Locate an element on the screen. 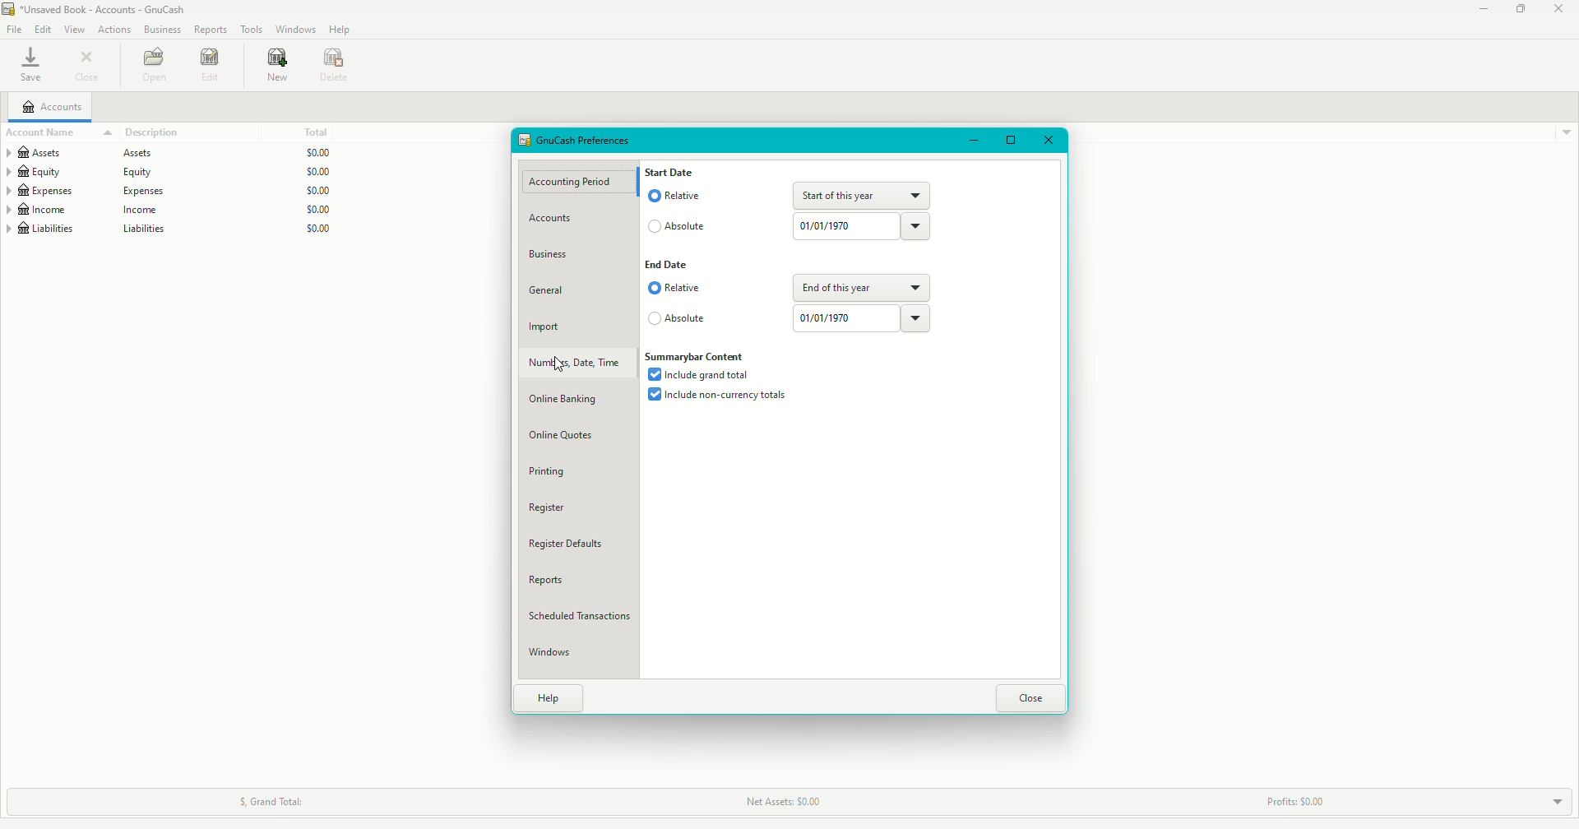 Image resolution: width=1579 pixels, height=829 pixels. Import is located at coordinates (546, 328).